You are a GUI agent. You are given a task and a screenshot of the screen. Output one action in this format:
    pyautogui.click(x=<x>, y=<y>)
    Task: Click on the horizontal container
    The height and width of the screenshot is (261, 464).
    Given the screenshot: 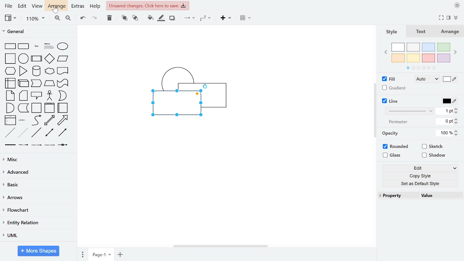 What is the action you would take?
    pyautogui.click(x=62, y=108)
    